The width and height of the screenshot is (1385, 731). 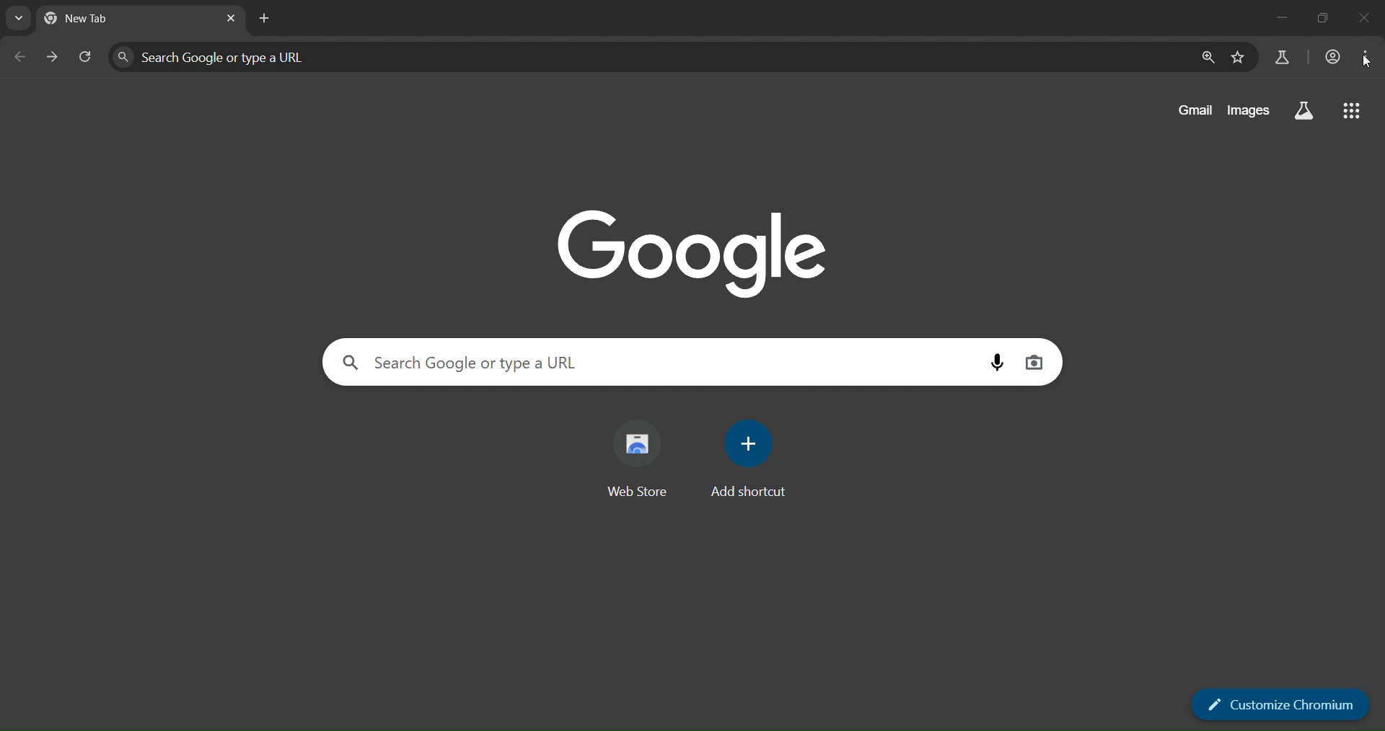 I want to click on close, so click(x=1366, y=18).